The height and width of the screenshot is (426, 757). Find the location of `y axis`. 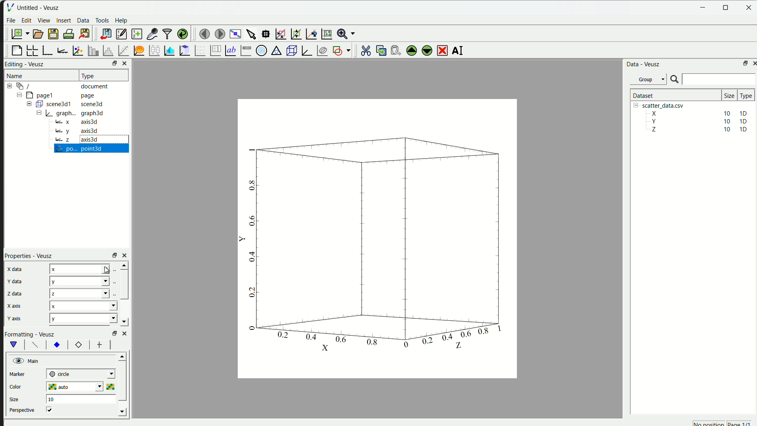

y axis is located at coordinates (14, 317).